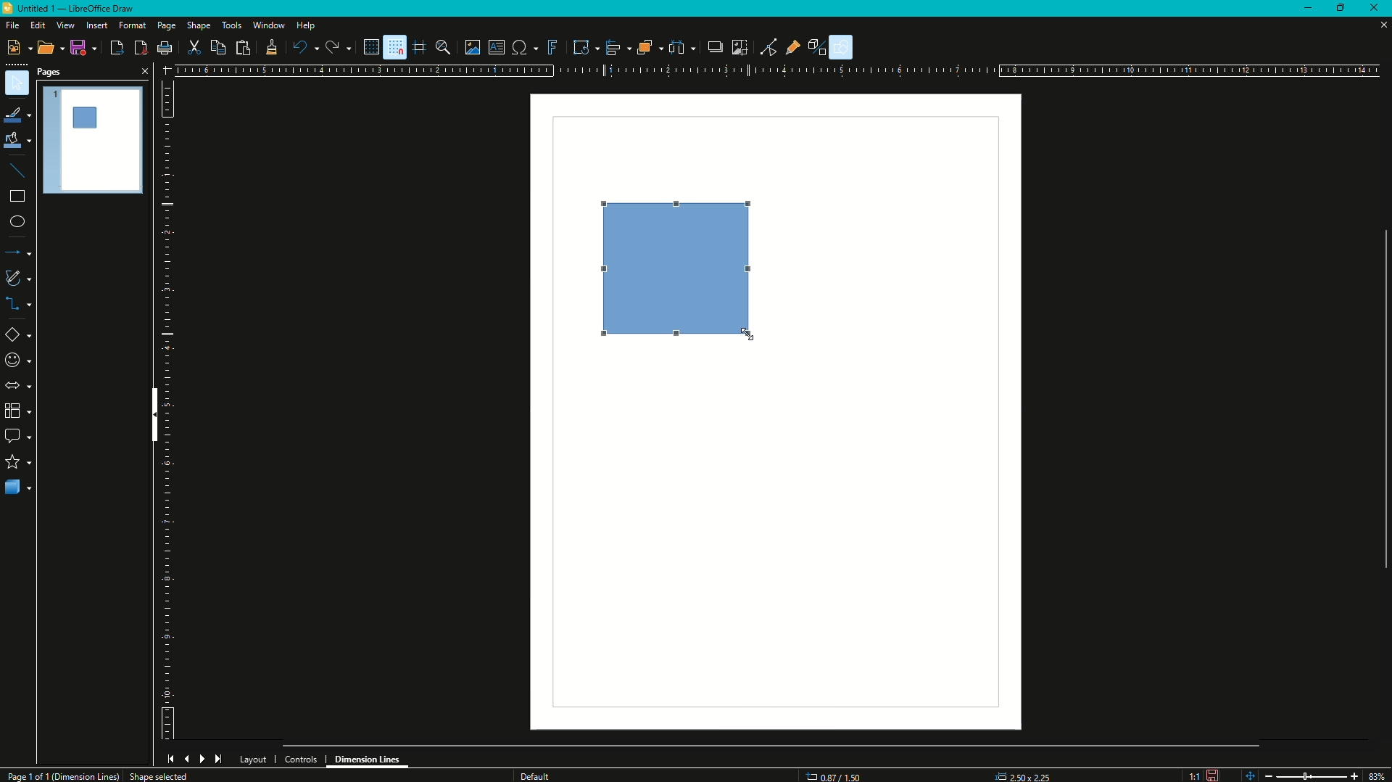 Image resolution: width=1392 pixels, height=782 pixels. What do you see at coordinates (96, 25) in the screenshot?
I see `Insert` at bounding box center [96, 25].